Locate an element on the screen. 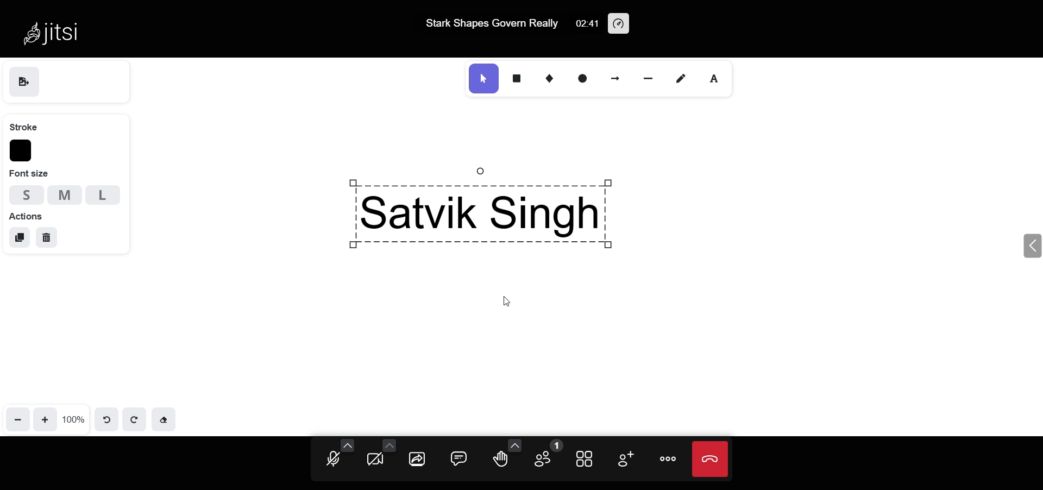 The height and width of the screenshot is (490, 1043). more is located at coordinates (667, 459).